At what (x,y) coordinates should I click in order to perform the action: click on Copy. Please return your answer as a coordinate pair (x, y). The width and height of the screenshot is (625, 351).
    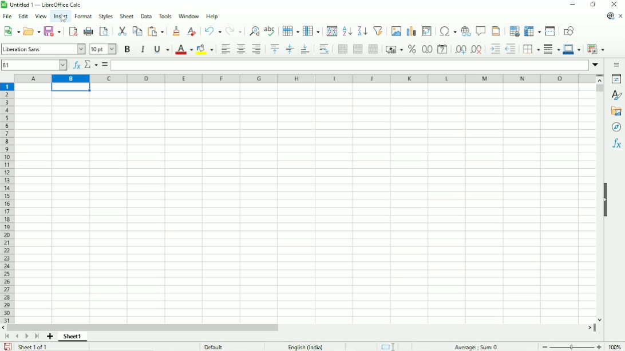
    Looking at the image, I should click on (137, 30).